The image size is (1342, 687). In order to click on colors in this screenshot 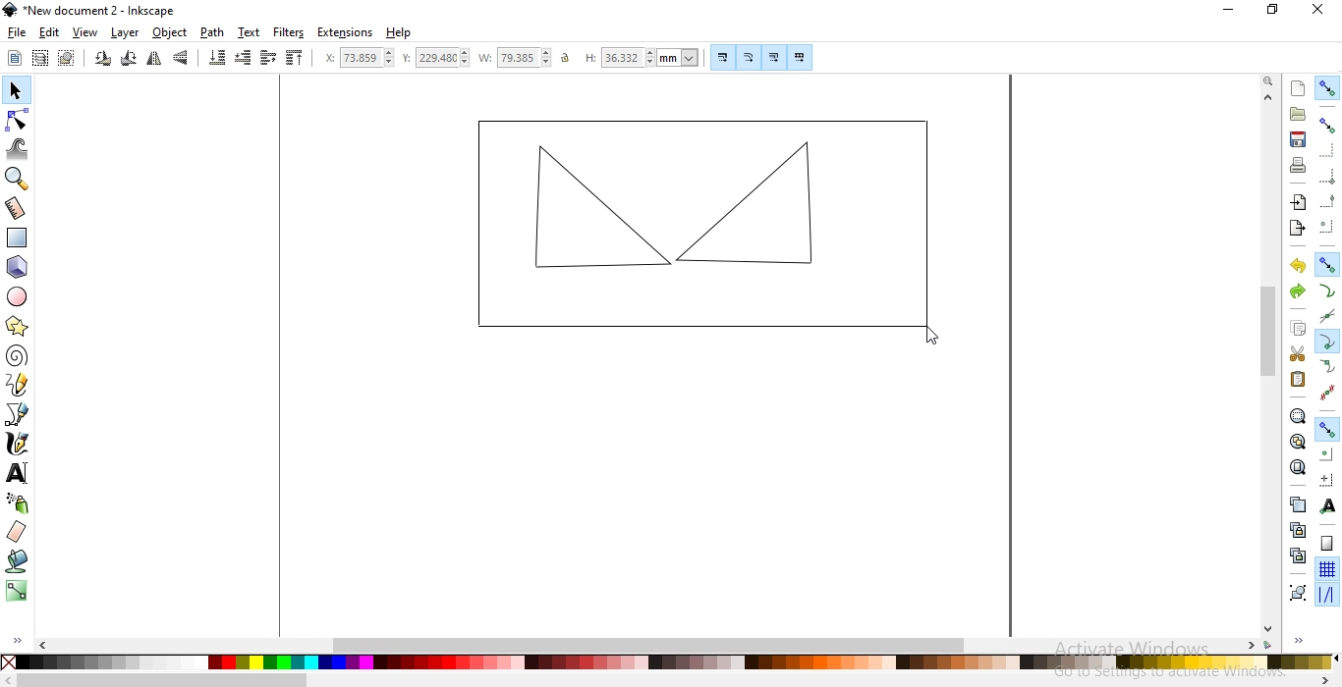, I will do `click(669, 663)`.